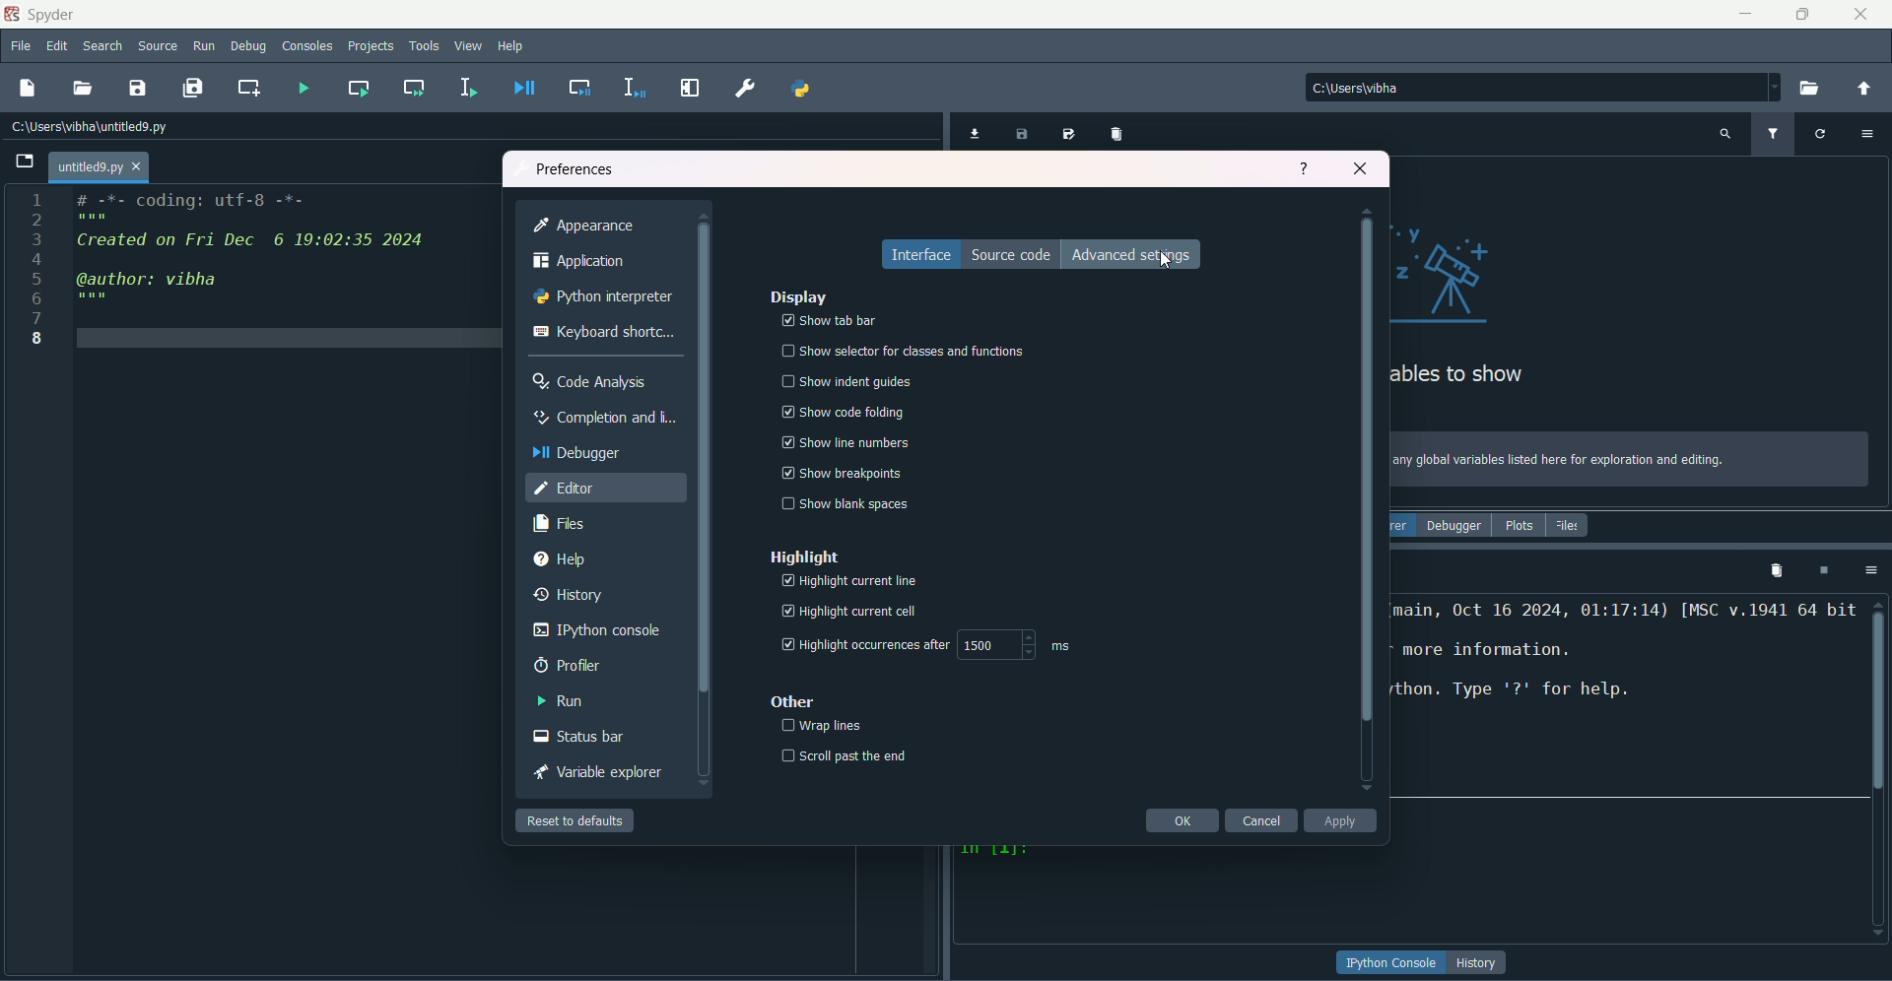  I want to click on profiler, so click(563, 667).